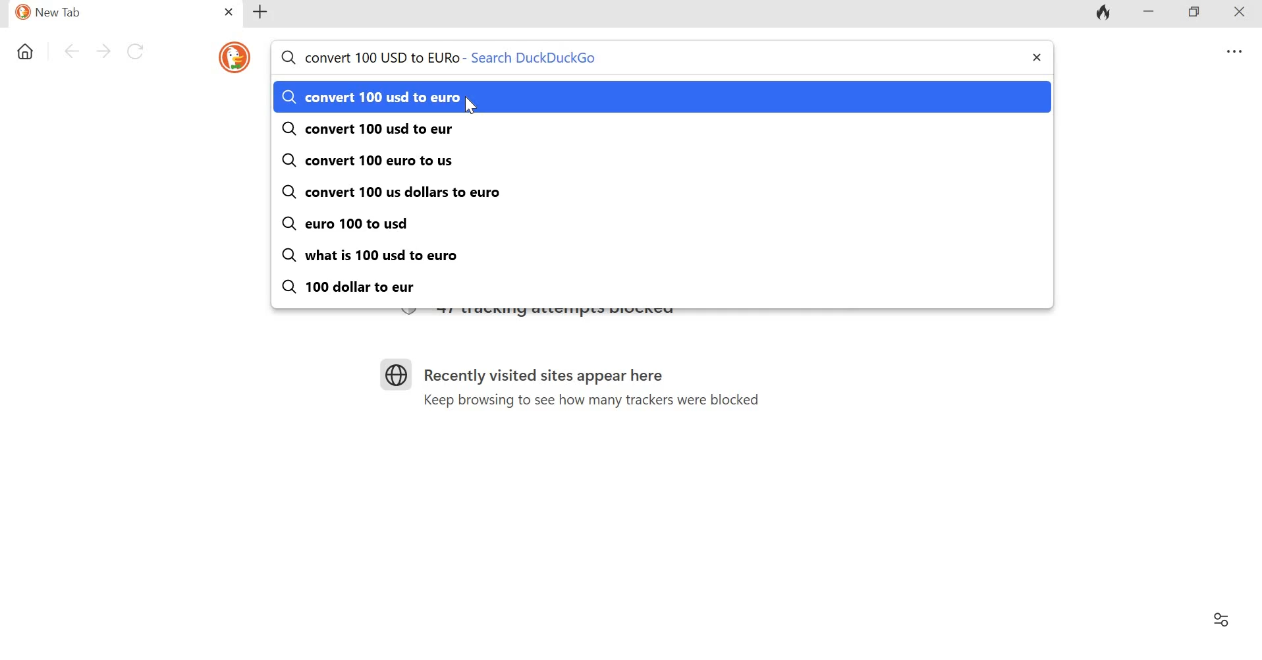 This screenshot has height=660, width=1262. I want to click on Go back one page, so click(72, 50).